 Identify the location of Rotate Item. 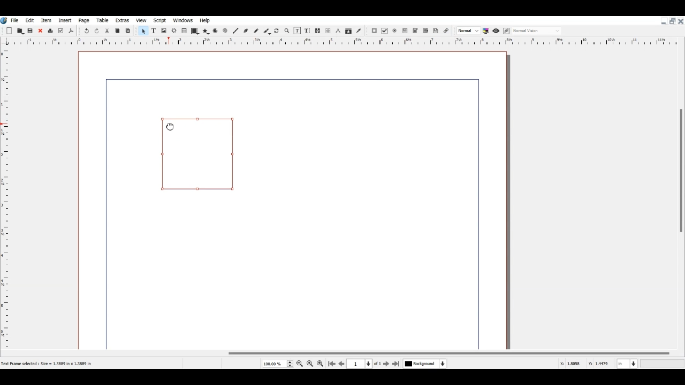
(277, 31).